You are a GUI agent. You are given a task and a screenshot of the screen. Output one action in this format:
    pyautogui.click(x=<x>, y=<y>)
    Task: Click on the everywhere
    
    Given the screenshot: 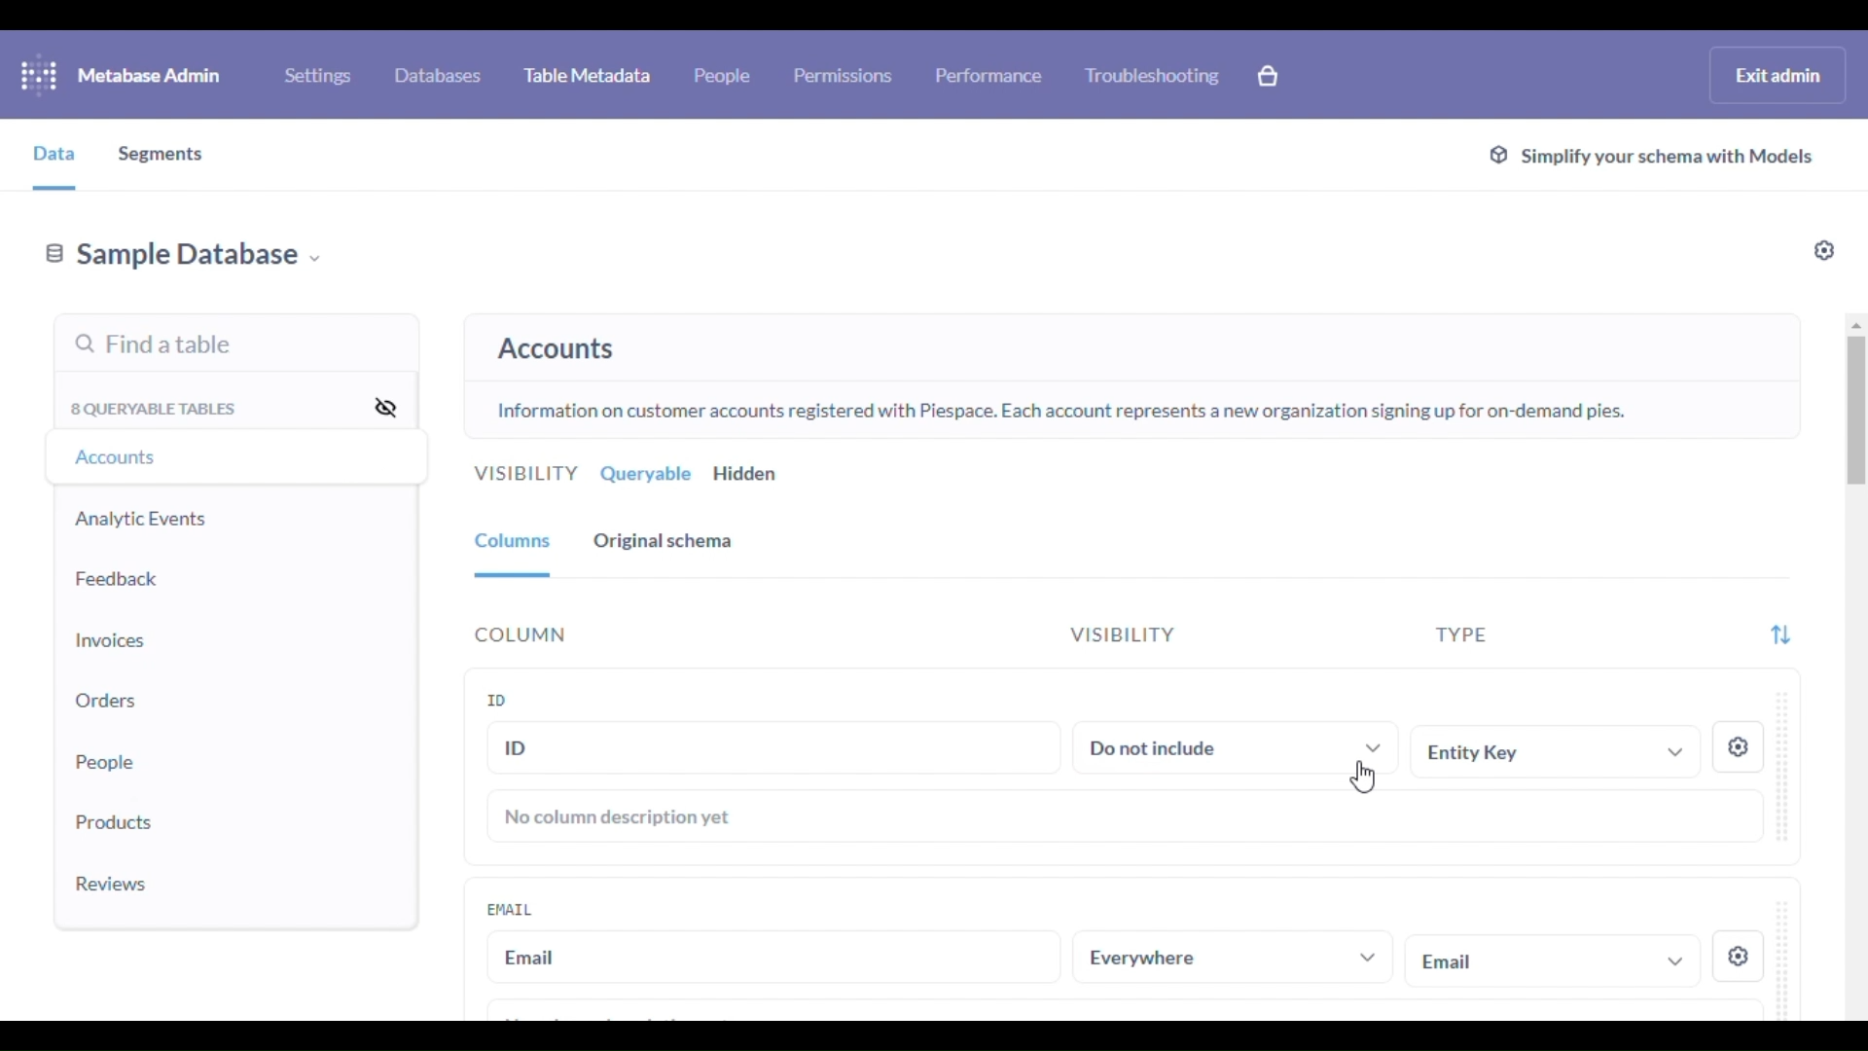 What is the action you would take?
    pyautogui.click(x=1231, y=958)
    